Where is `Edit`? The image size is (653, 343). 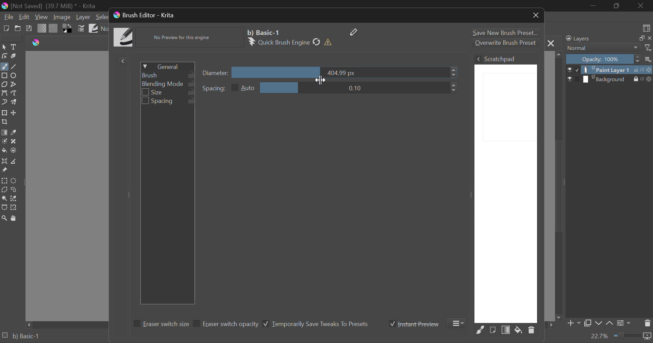 Edit is located at coordinates (25, 17).